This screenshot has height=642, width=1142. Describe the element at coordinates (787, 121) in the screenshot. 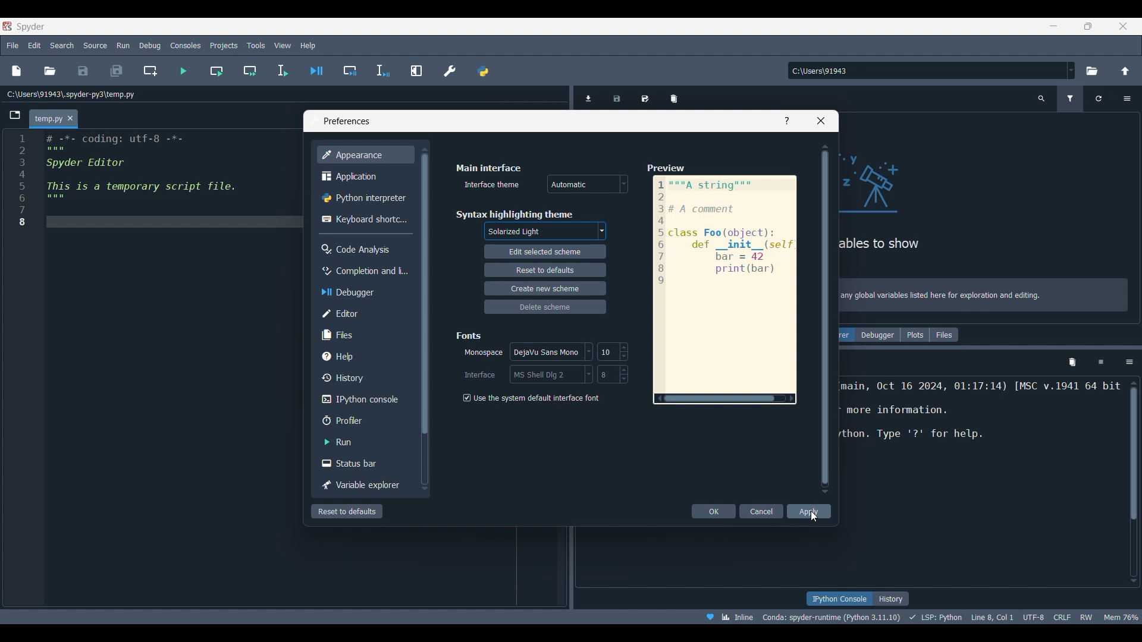

I see `Help` at that location.